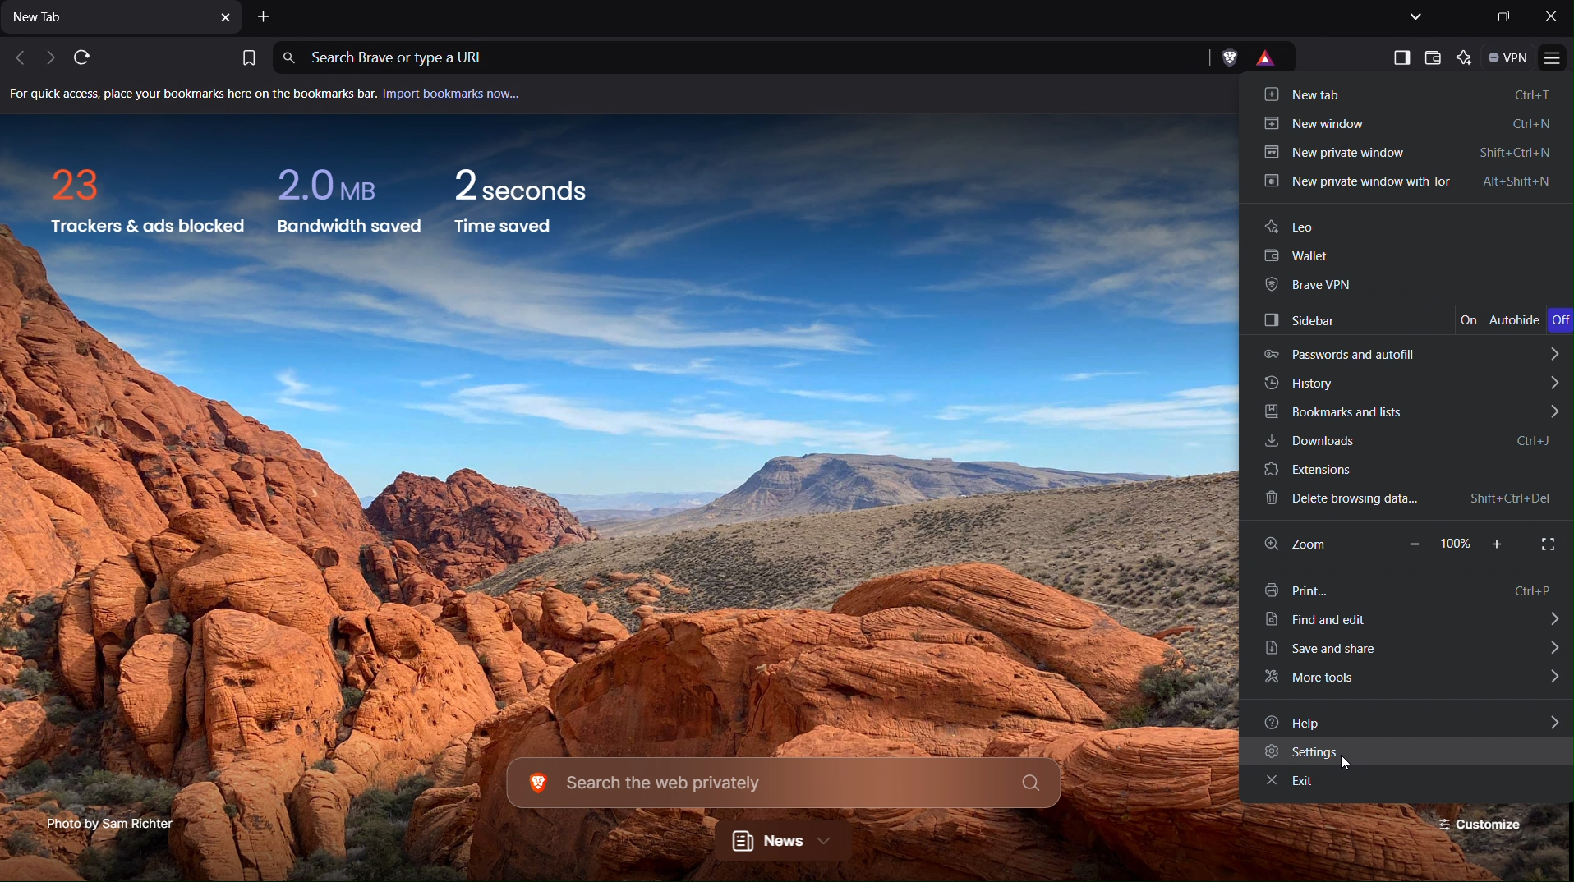 The width and height of the screenshot is (1574, 882). Describe the element at coordinates (1344, 760) in the screenshot. I see `` at that location.